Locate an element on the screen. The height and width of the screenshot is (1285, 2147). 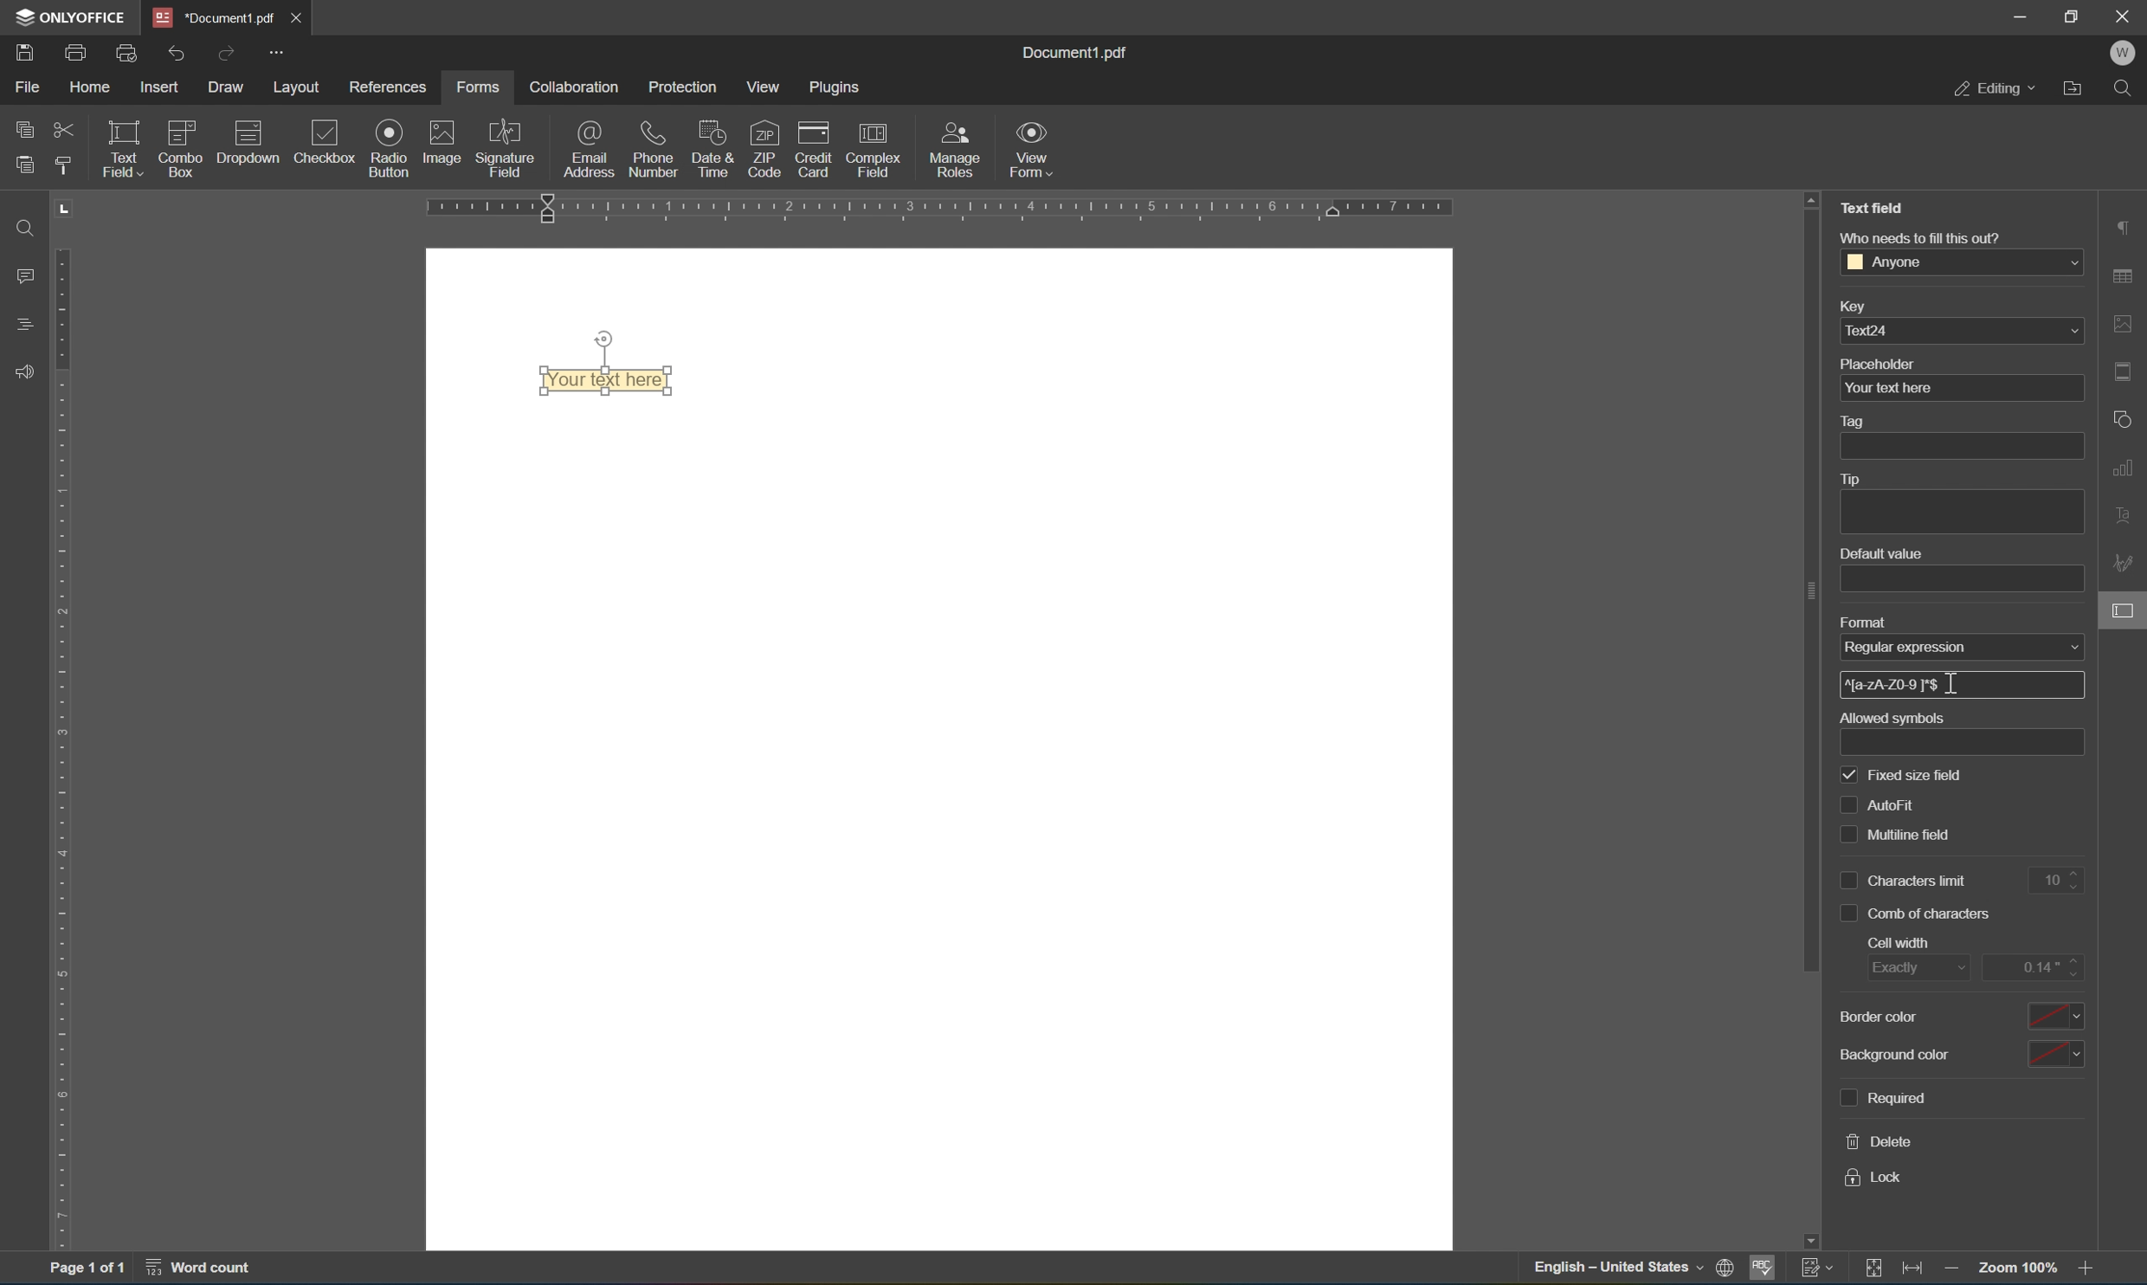
track changes is located at coordinates (1819, 1267).